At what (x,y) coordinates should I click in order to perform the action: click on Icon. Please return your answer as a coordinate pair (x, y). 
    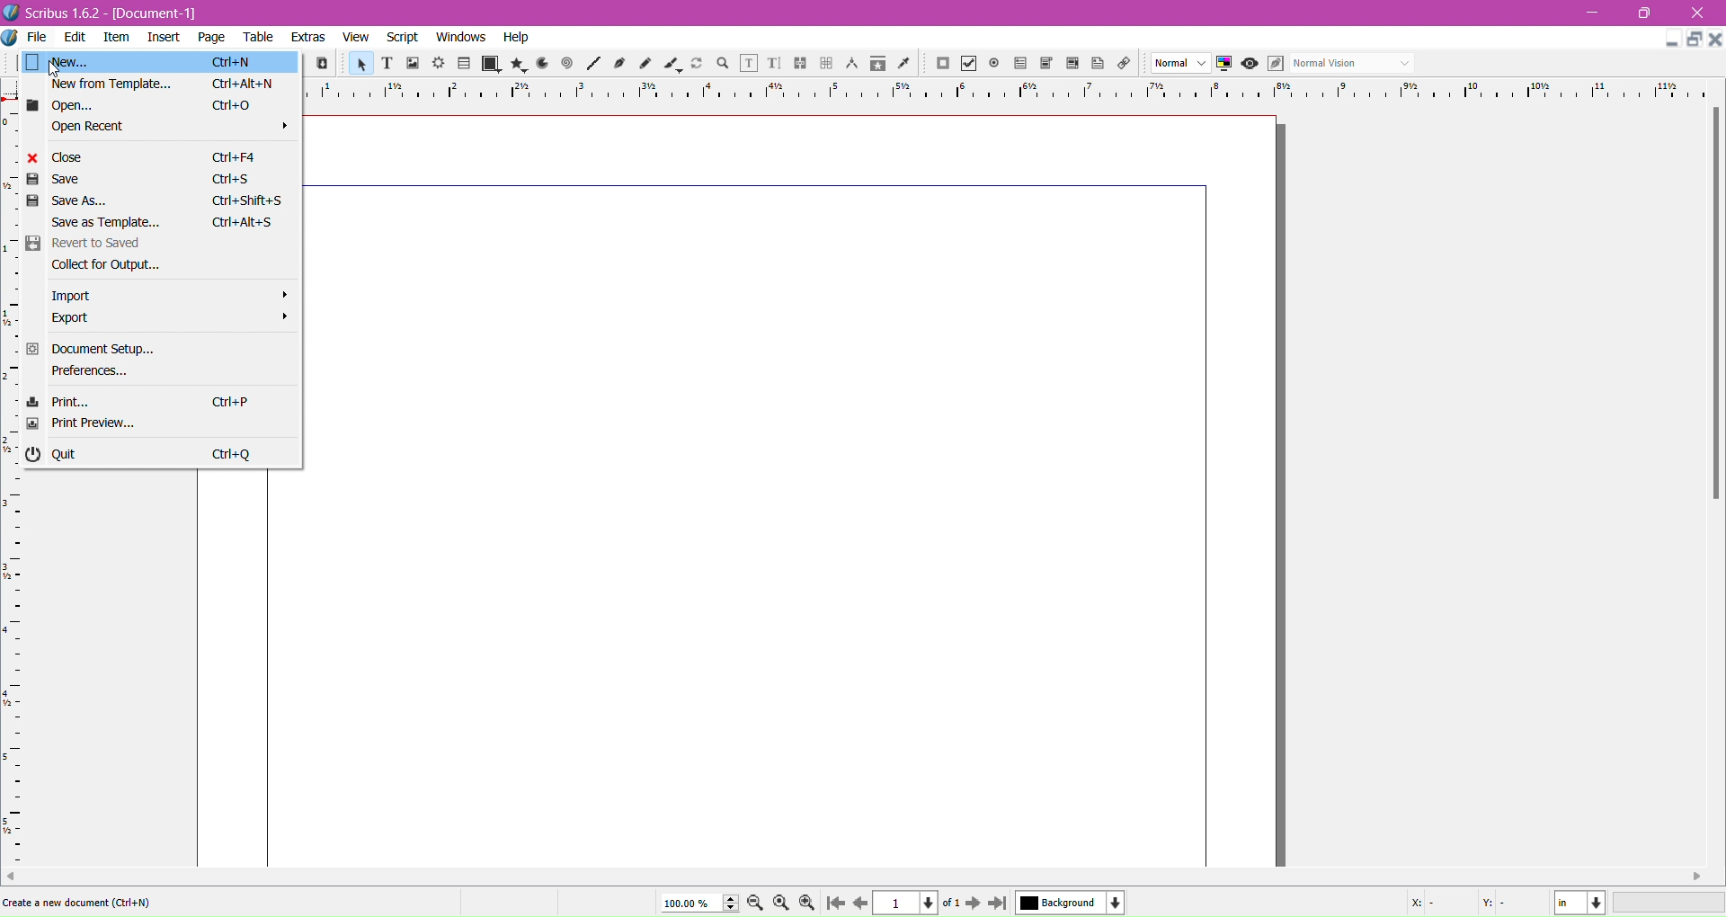
    Looking at the image, I should click on (1021, 64).